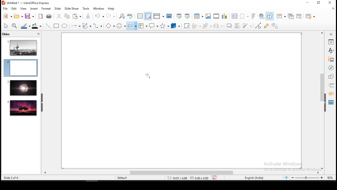  I want to click on crop tool, so click(187, 26).